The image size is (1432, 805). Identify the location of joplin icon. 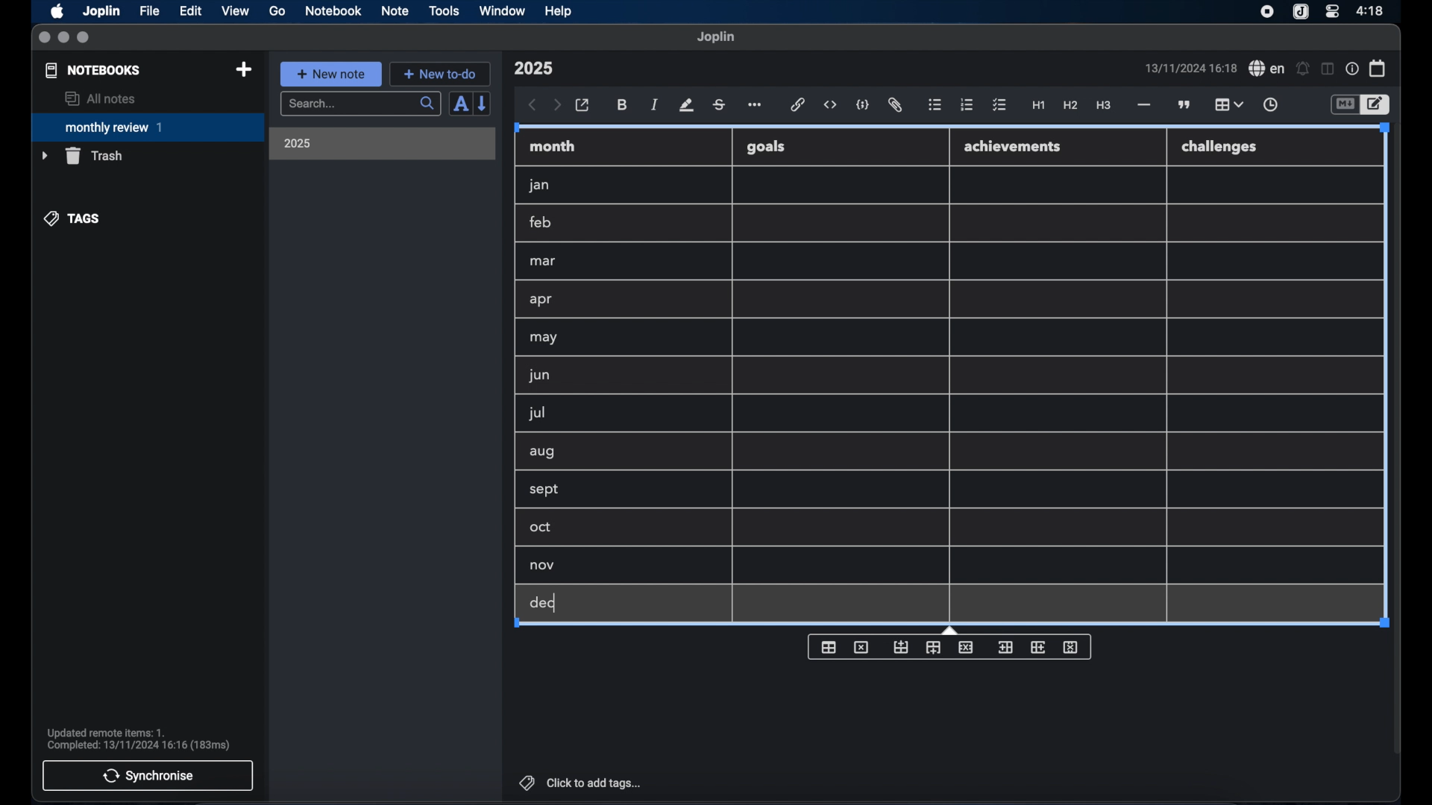
(1299, 13).